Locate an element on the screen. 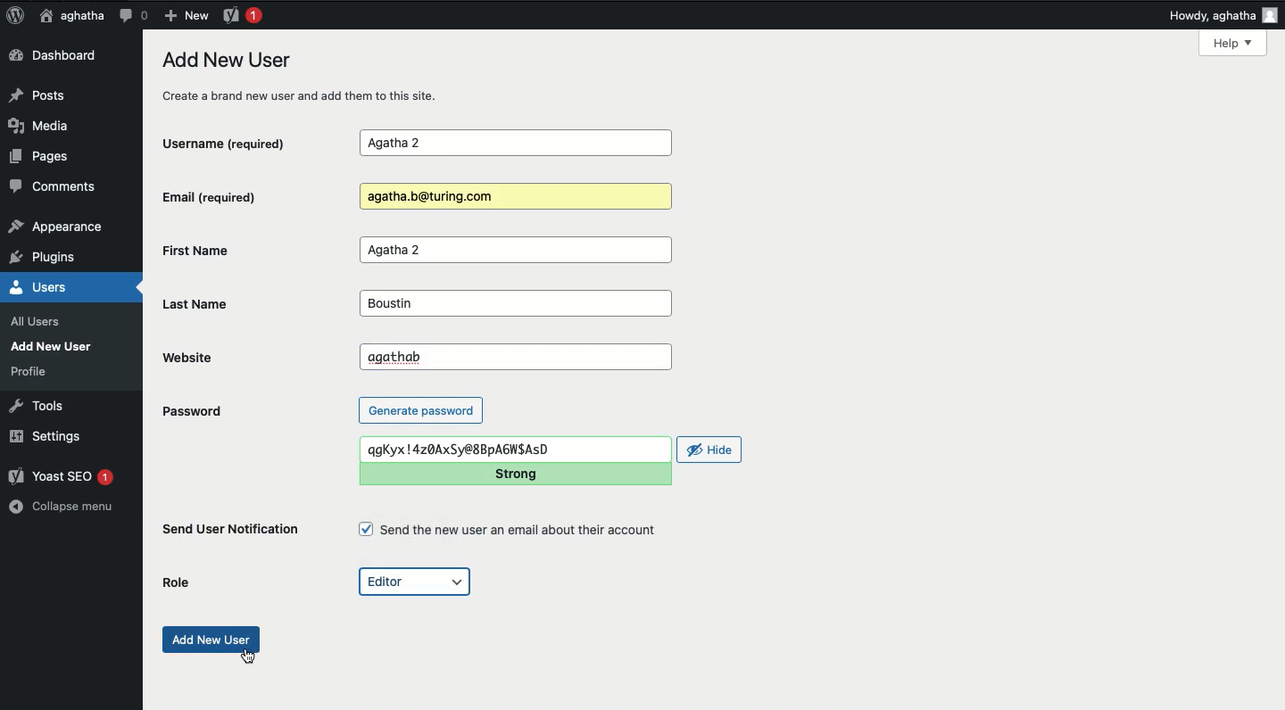 Image resolution: width=1285 pixels, height=710 pixels. Comments is located at coordinates (54, 189).